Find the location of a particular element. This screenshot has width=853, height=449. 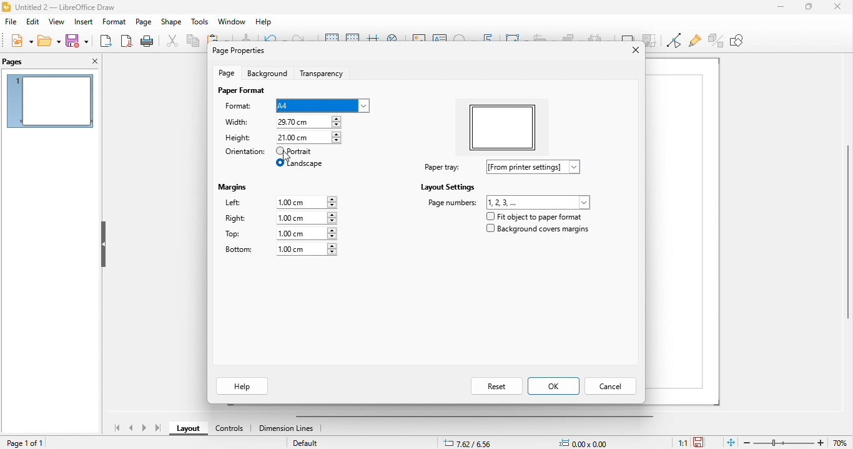

page format is located at coordinates (238, 92).